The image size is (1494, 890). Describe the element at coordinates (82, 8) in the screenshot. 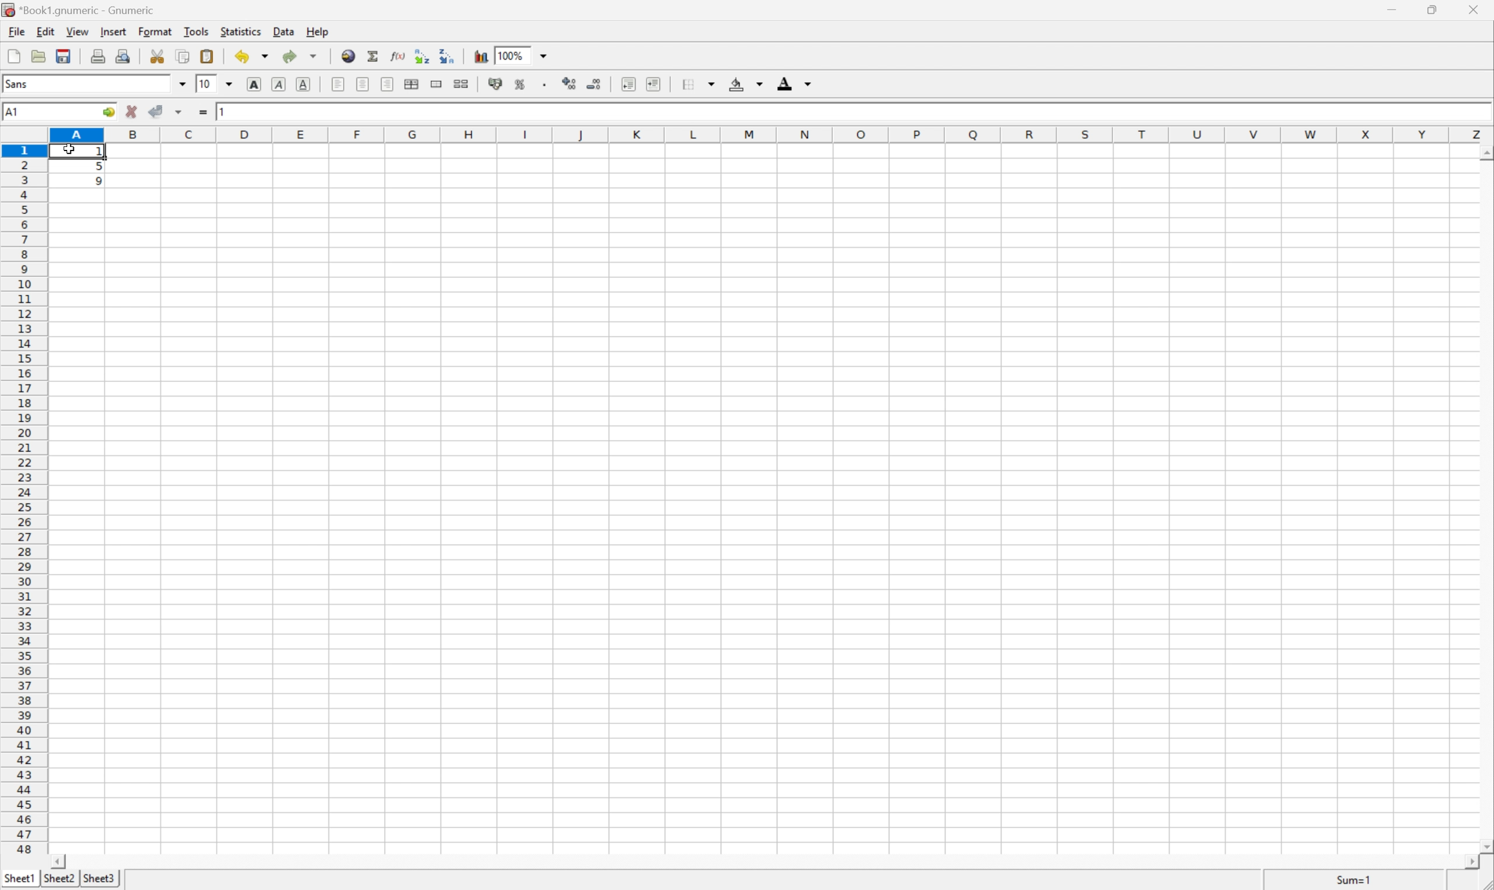

I see `application name` at that location.